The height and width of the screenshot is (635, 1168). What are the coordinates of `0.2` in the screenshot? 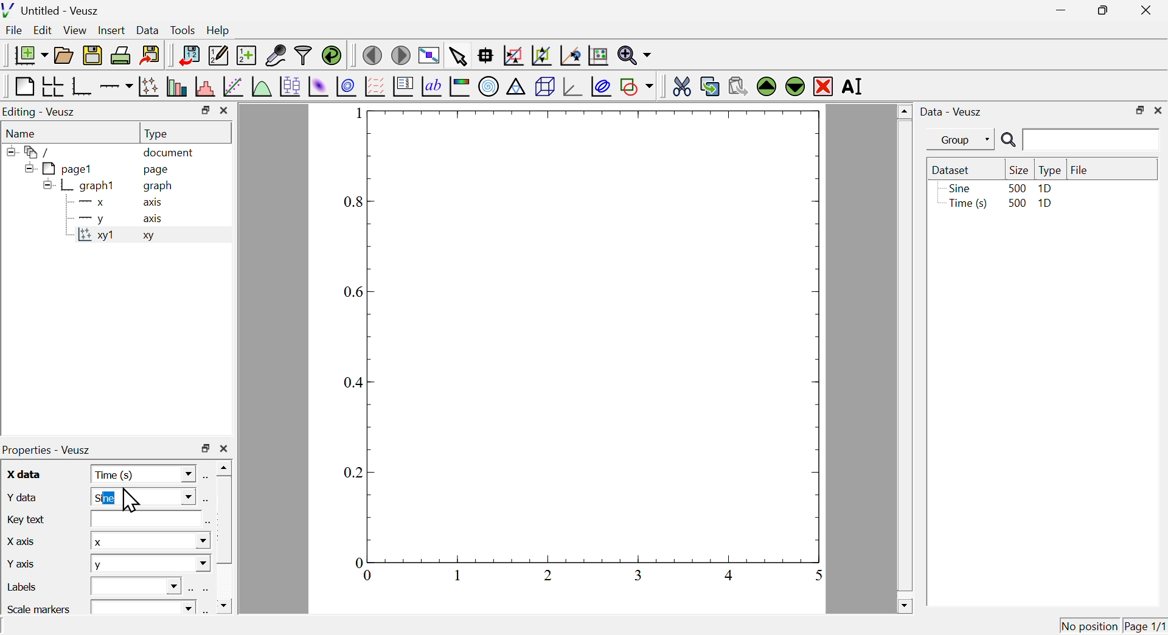 It's located at (353, 473).